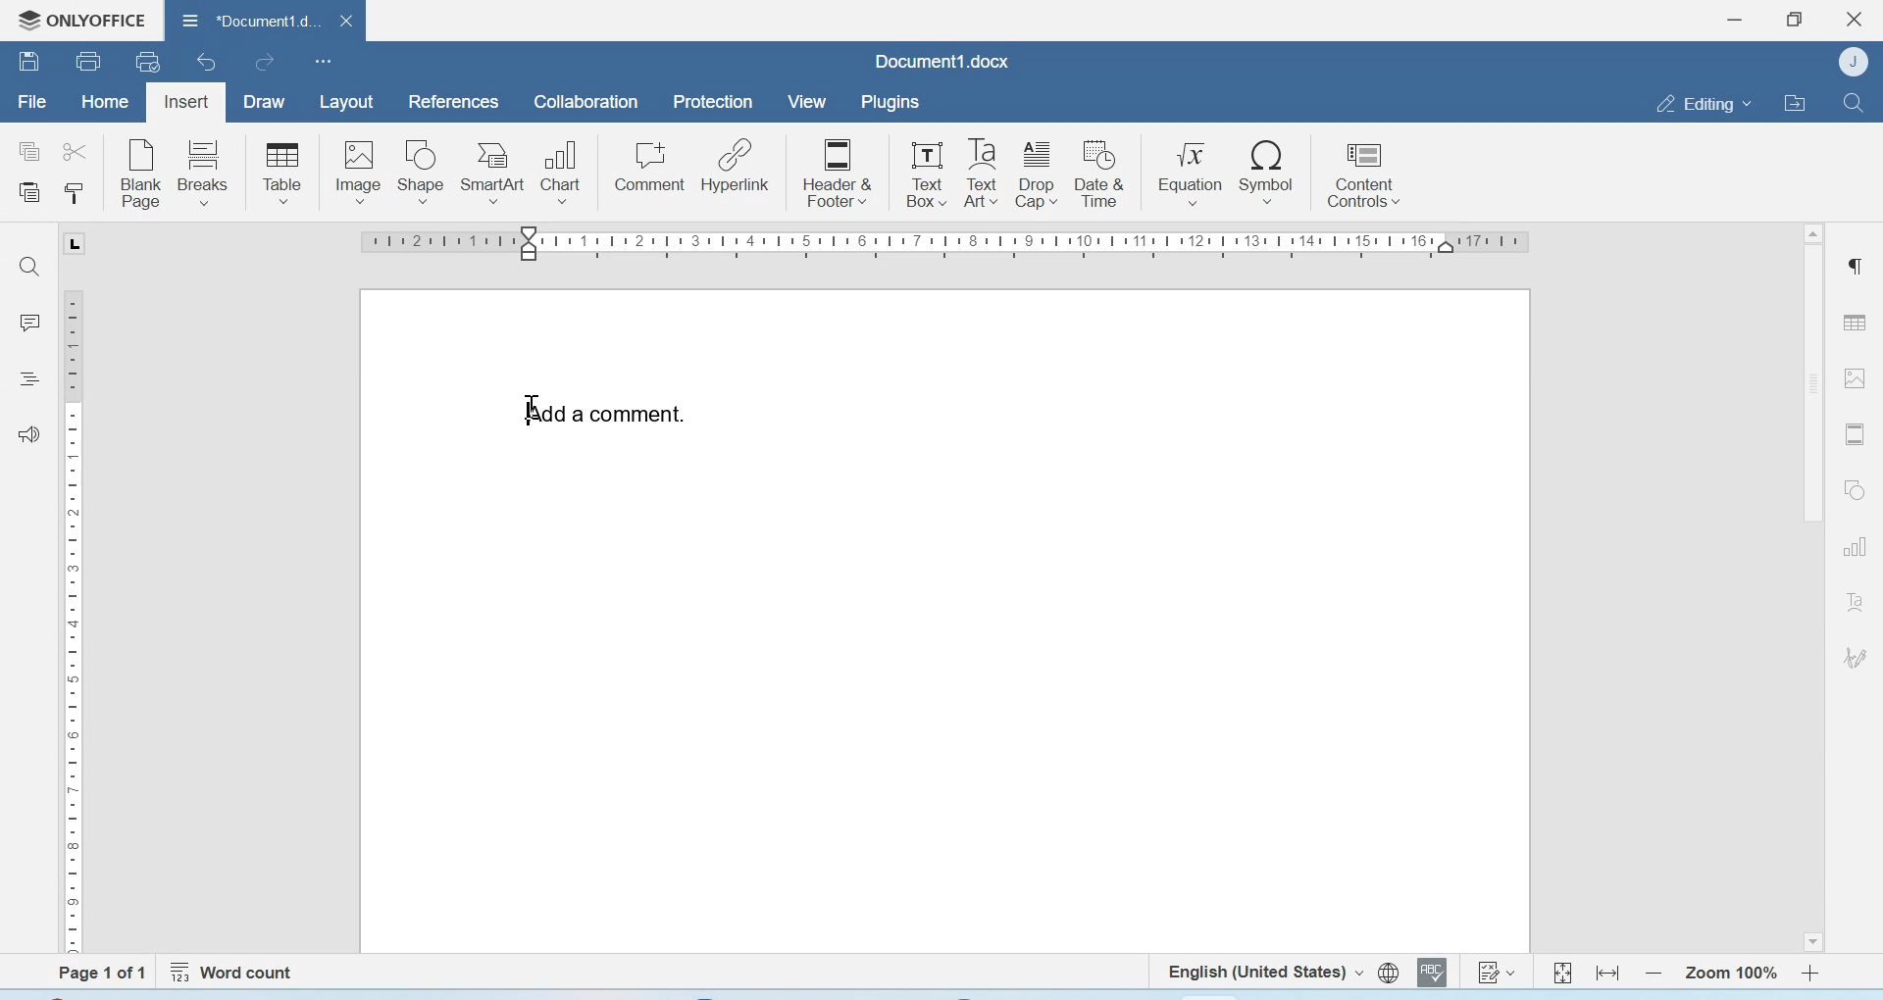  Describe the element at coordinates (586, 102) in the screenshot. I see `Collaboration` at that location.